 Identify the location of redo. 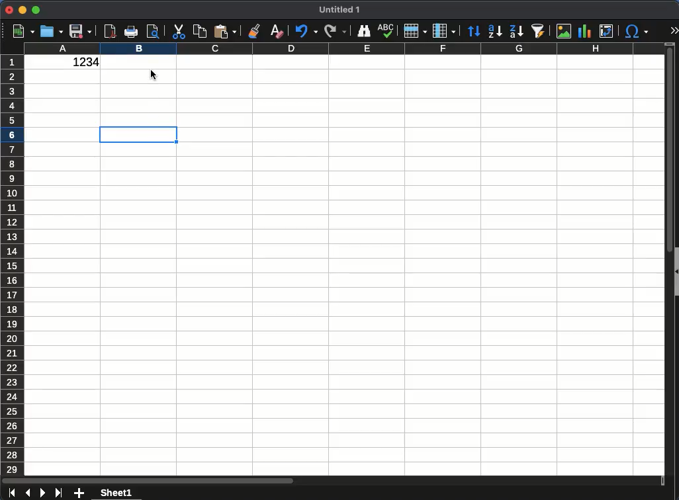
(335, 30).